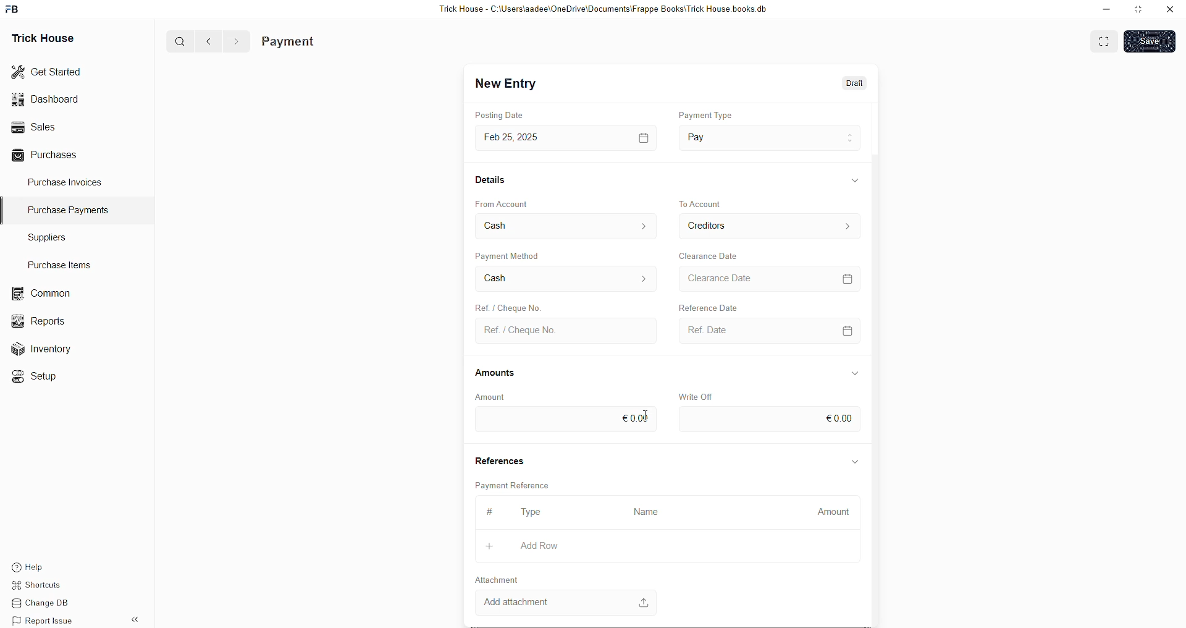 This screenshot has width=1186, height=628. I want to click on Pay, so click(717, 137).